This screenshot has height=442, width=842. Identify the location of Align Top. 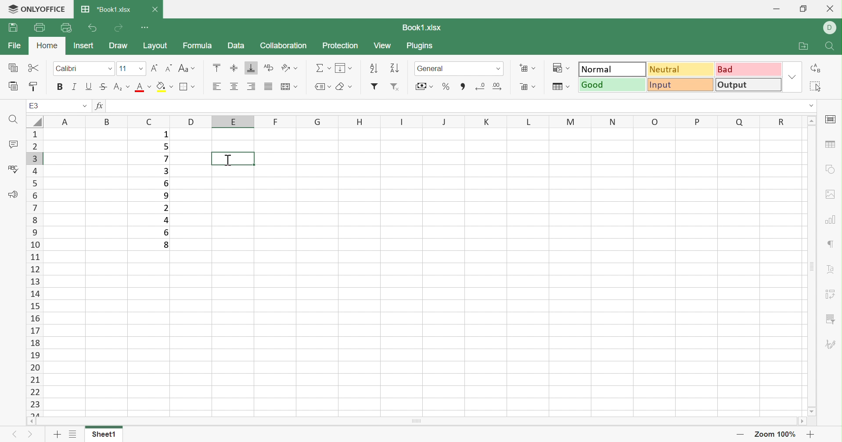
(216, 68).